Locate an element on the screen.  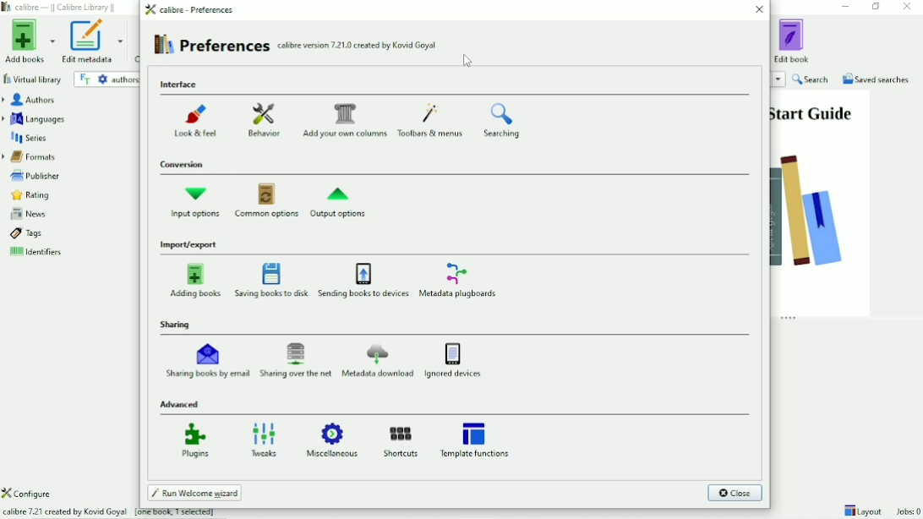
Behavior is located at coordinates (265, 117).